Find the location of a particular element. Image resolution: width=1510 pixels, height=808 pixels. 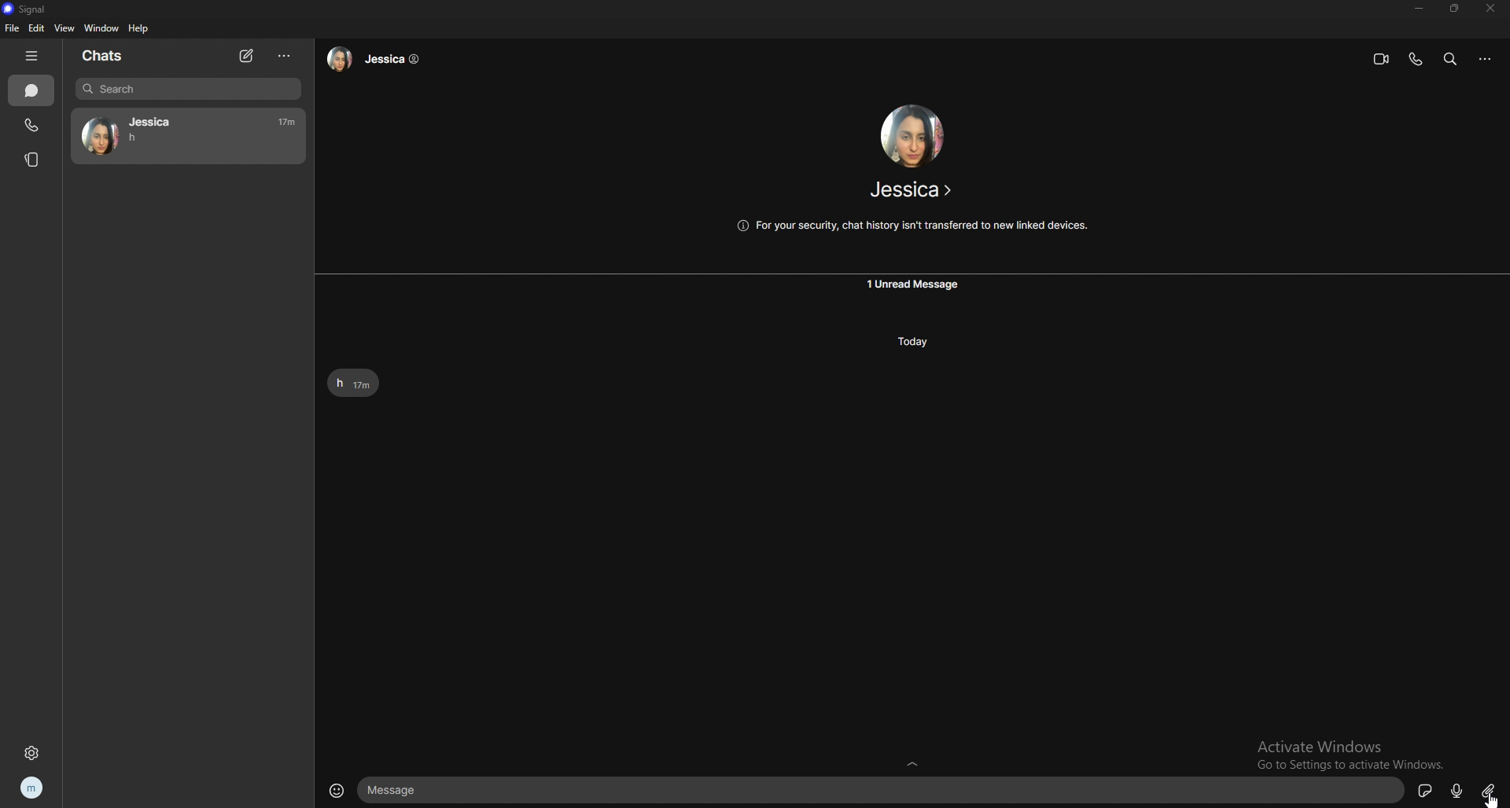

sticker is located at coordinates (1427, 791).